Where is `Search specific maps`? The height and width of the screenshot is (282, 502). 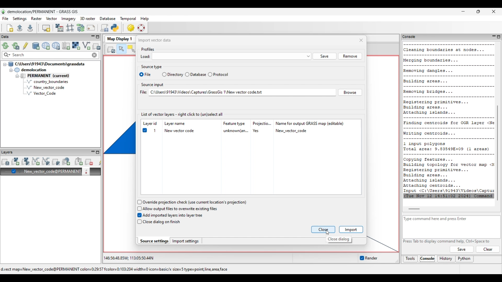
Search specific maps is located at coordinates (7, 55).